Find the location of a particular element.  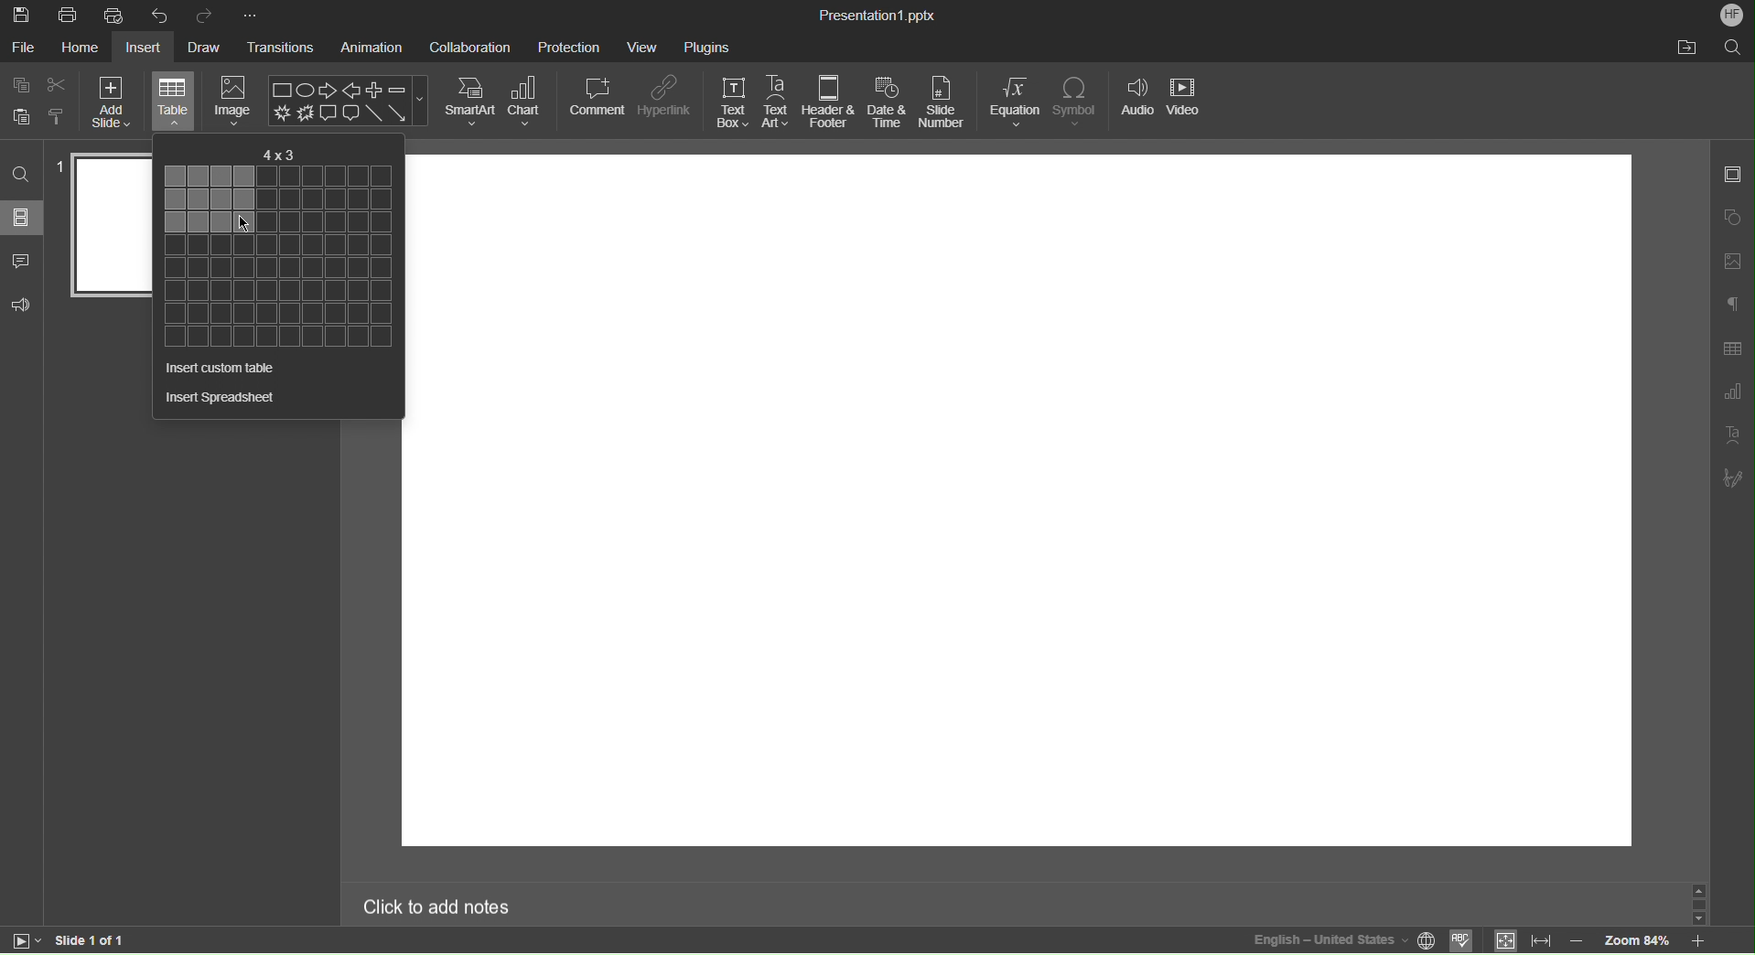

Presentation1 is located at coordinates (873, 13).